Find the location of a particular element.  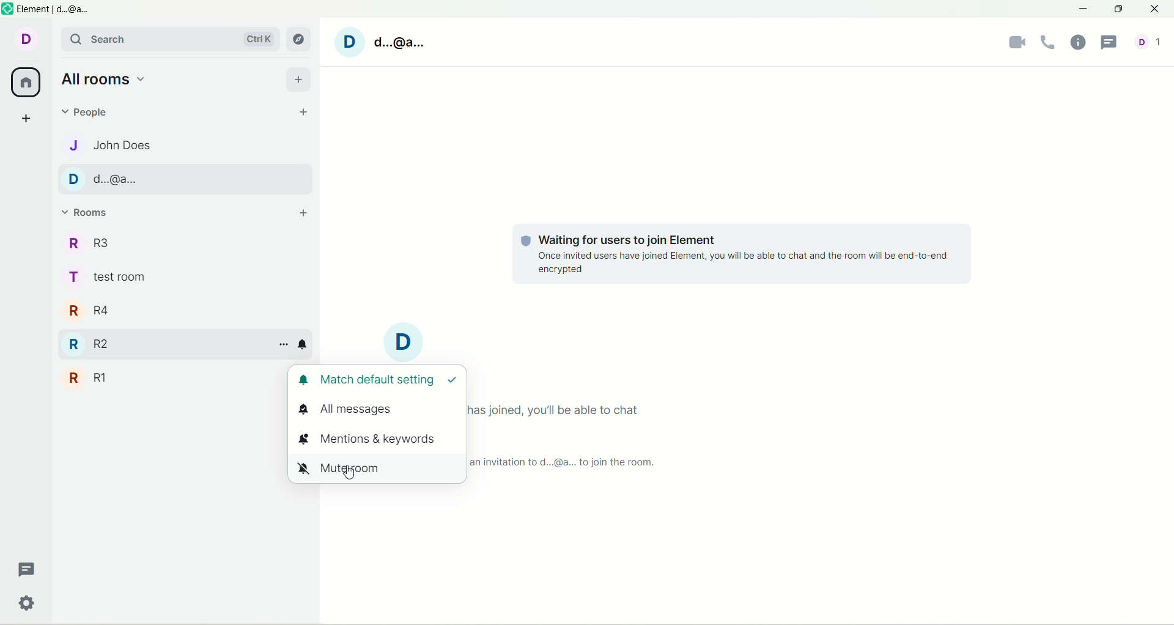

close is located at coordinates (1153, 9).